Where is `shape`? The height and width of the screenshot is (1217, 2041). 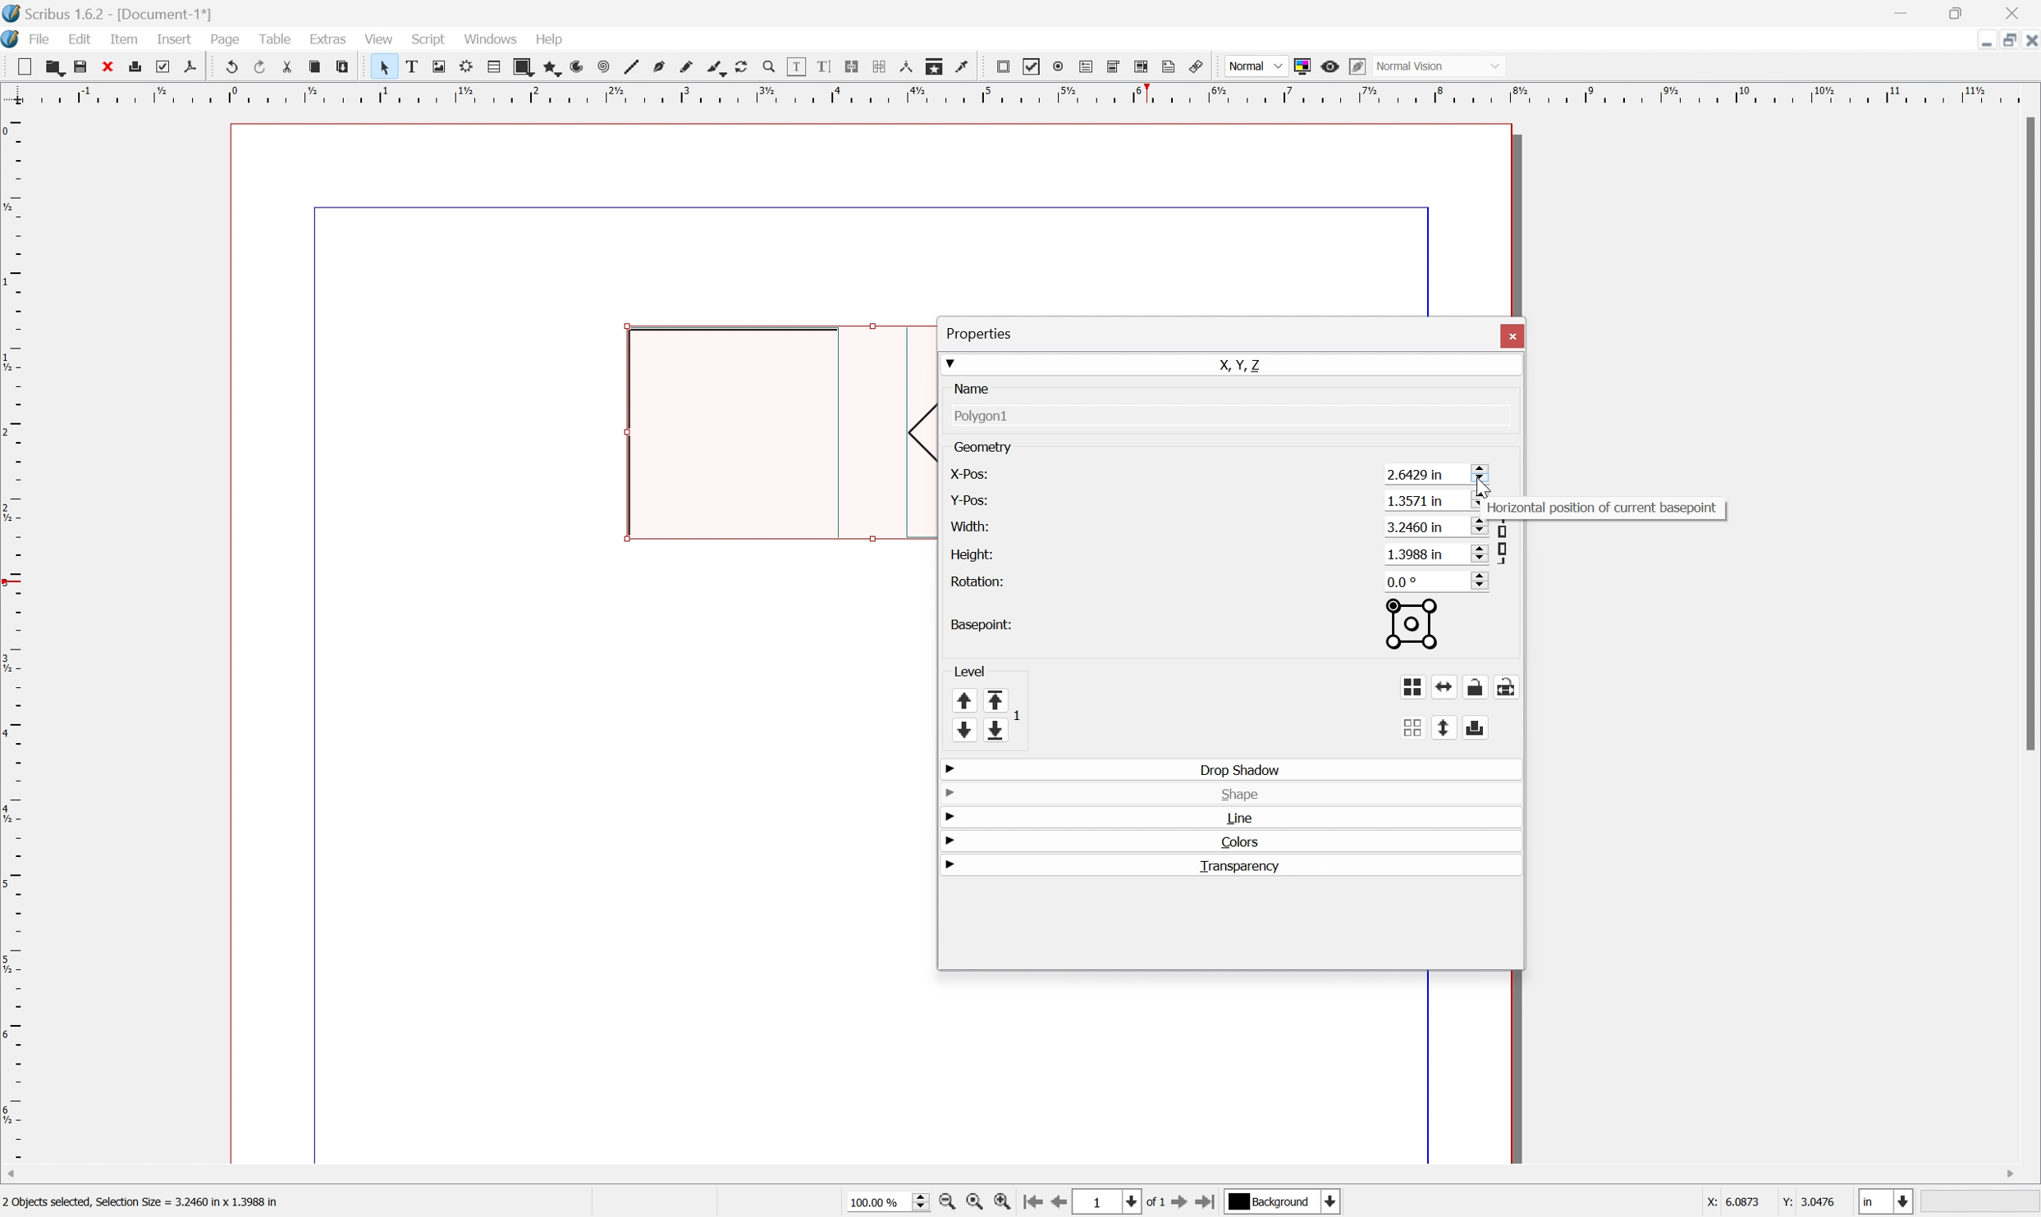 shape is located at coordinates (1238, 793).